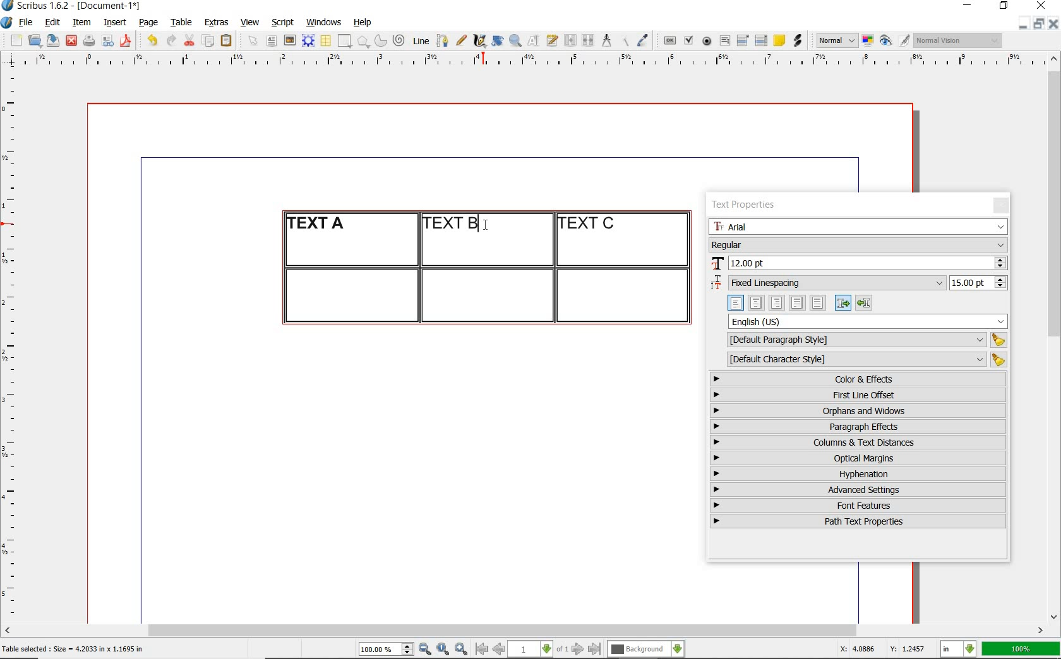  Describe the element at coordinates (71, 41) in the screenshot. I see `close` at that location.